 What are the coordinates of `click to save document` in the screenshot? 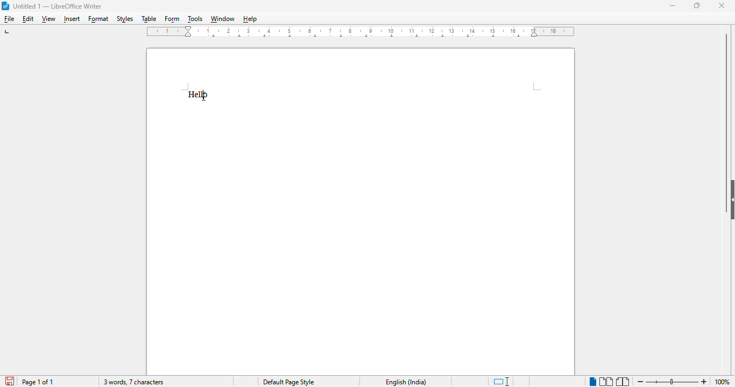 It's located at (11, 382).